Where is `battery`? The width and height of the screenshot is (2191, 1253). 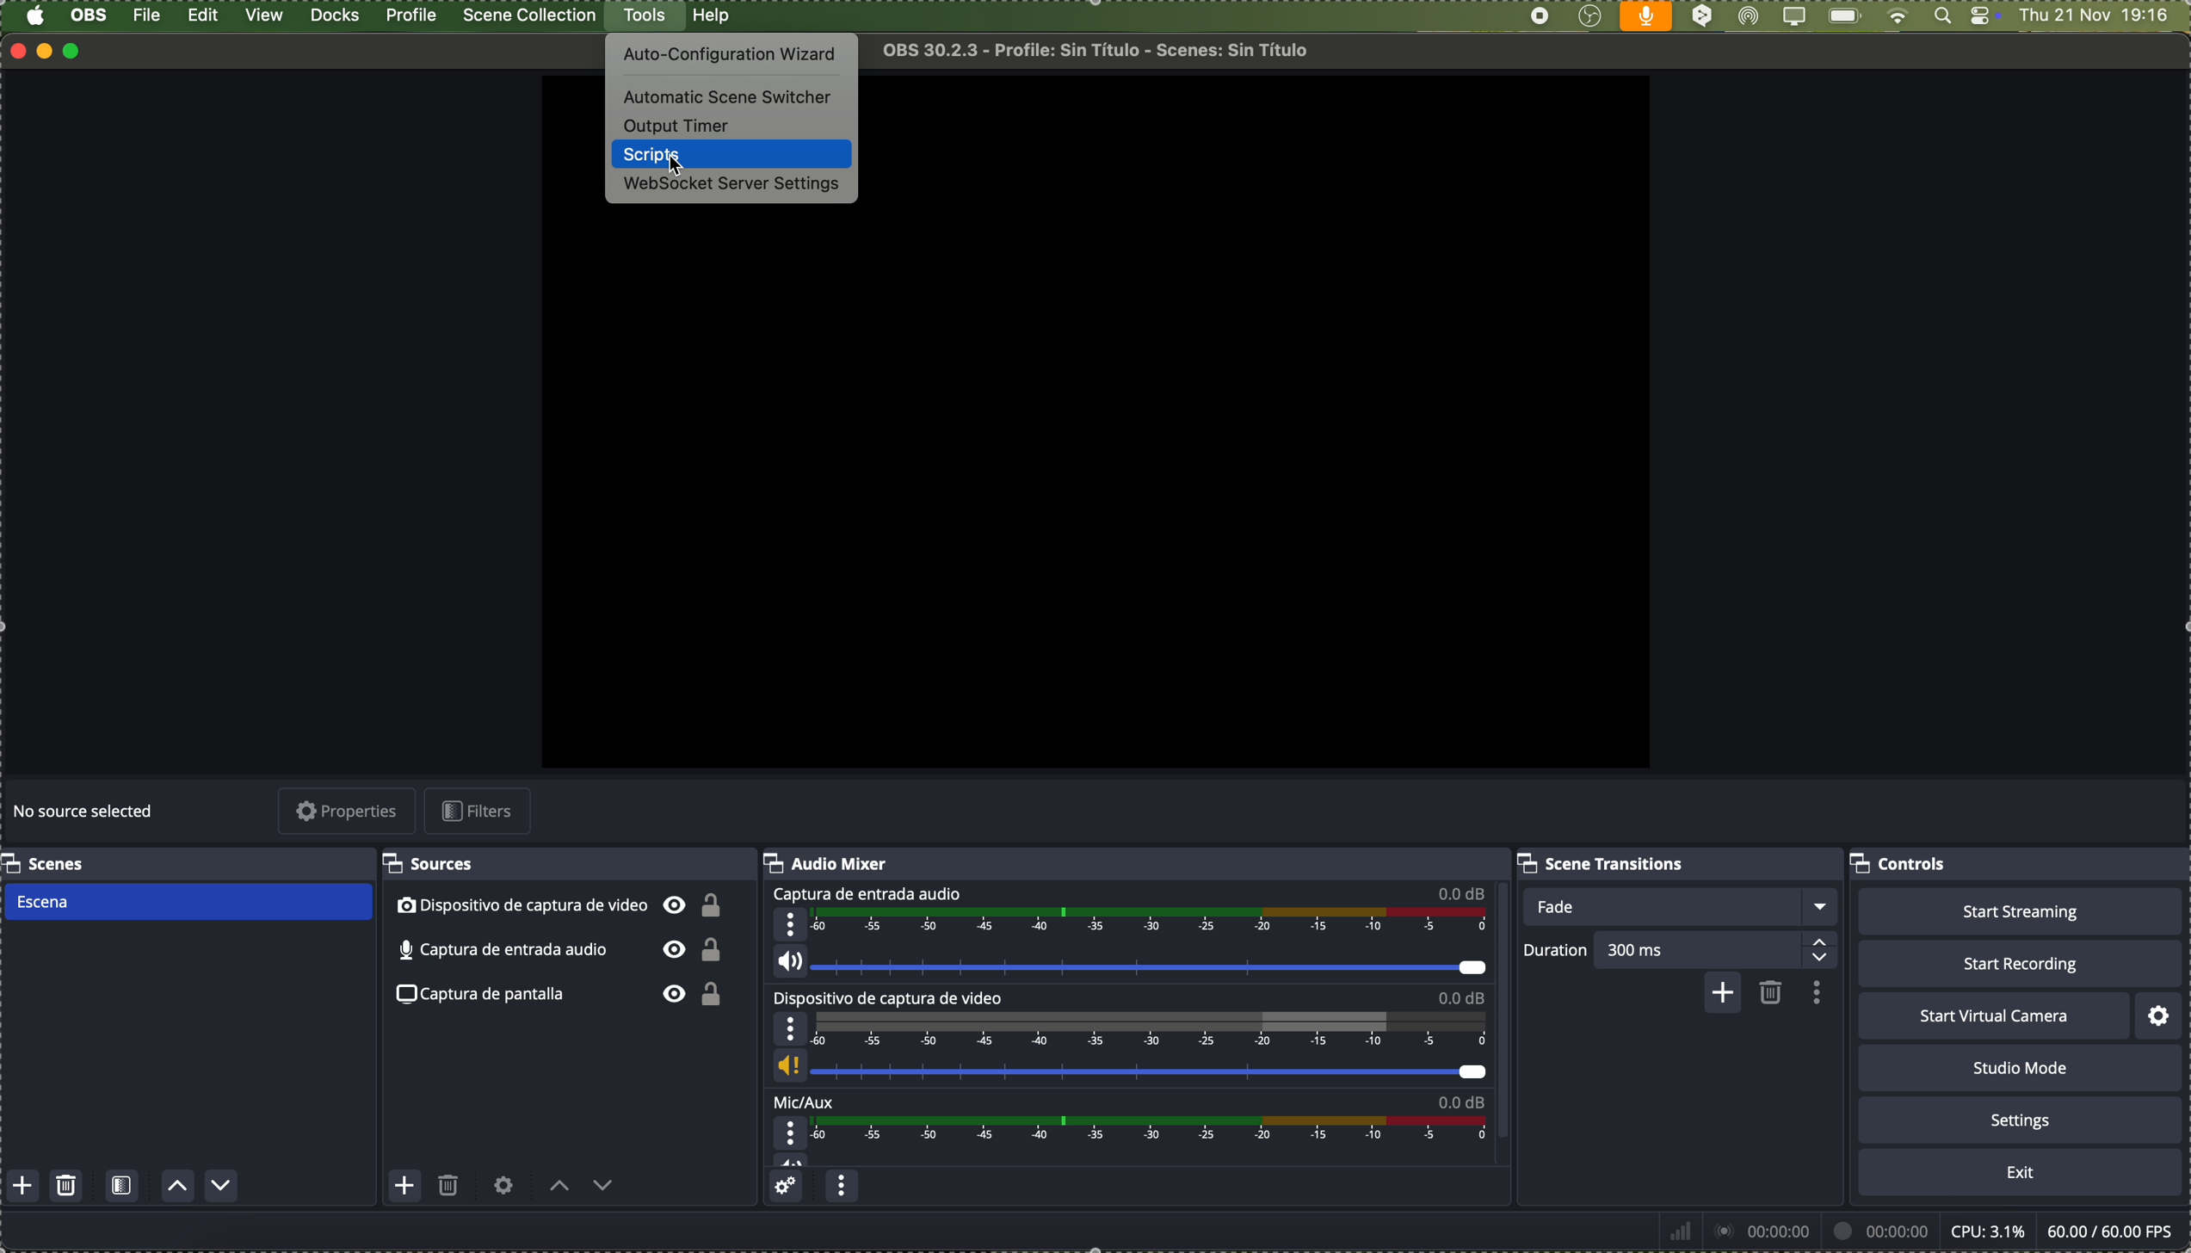
battery is located at coordinates (1843, 17).